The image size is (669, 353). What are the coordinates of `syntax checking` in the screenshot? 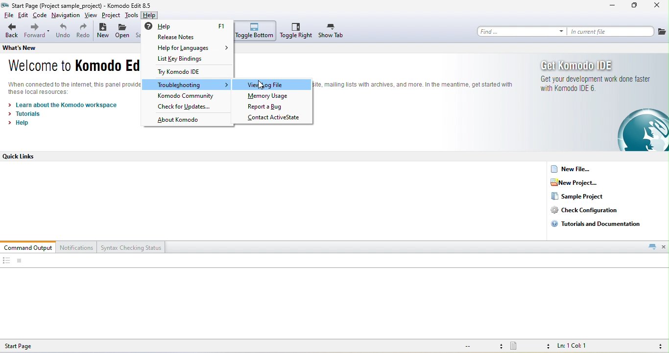 It's located at (658, 346).